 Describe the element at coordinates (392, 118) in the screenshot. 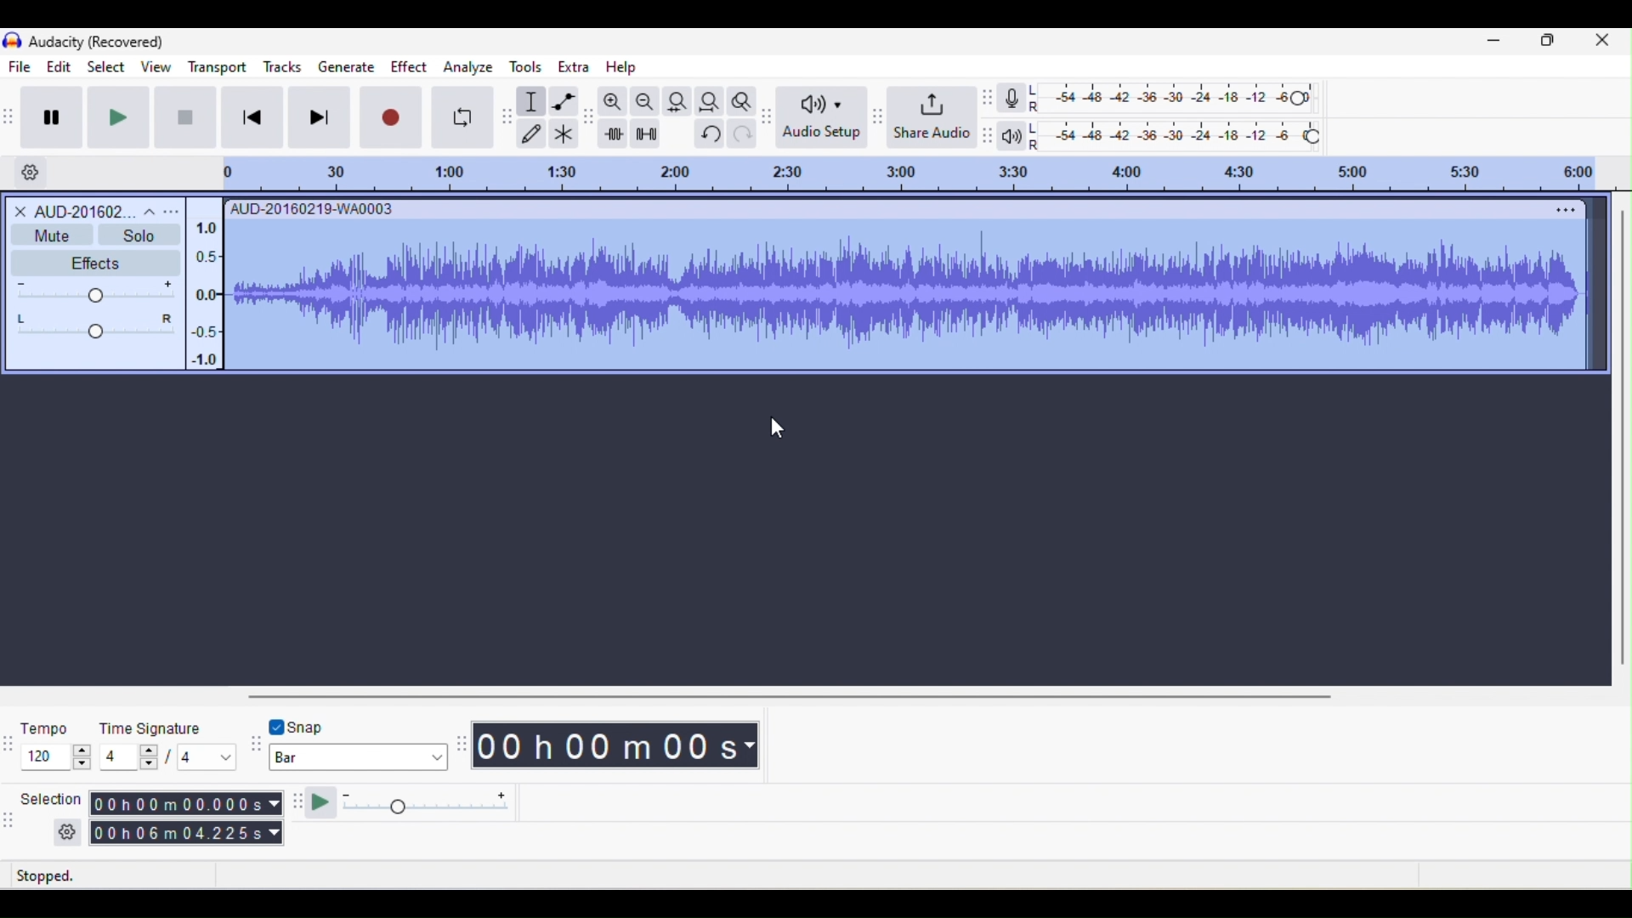

I see `record` at that location.